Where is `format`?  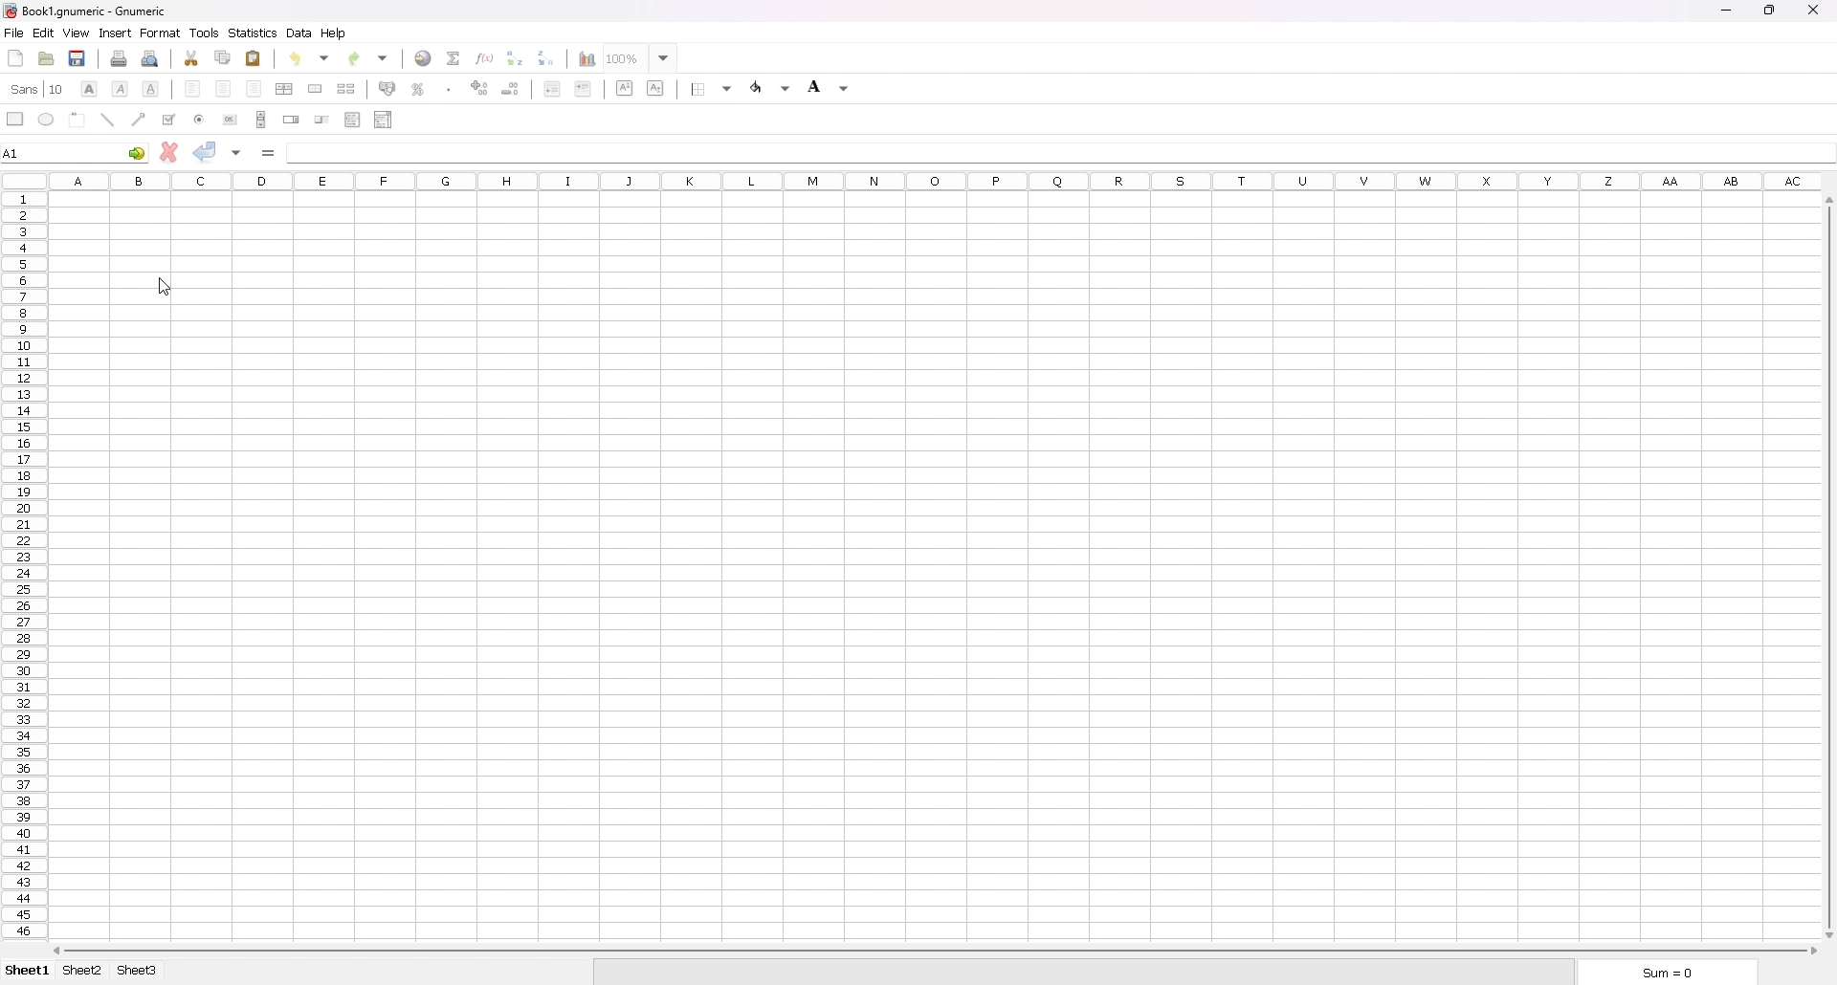 format is located at coordinates (162, 32).